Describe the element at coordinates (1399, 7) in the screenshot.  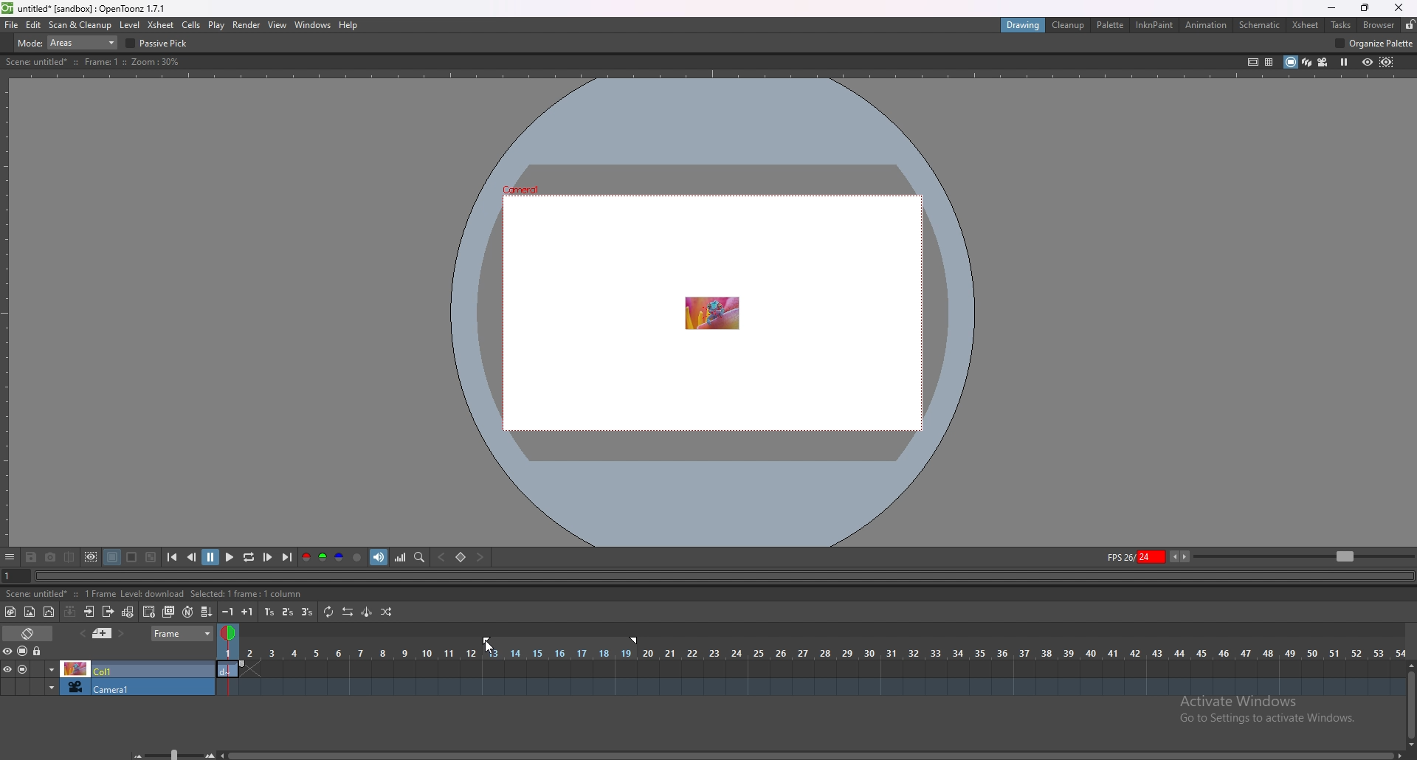
I see `close` at that location.